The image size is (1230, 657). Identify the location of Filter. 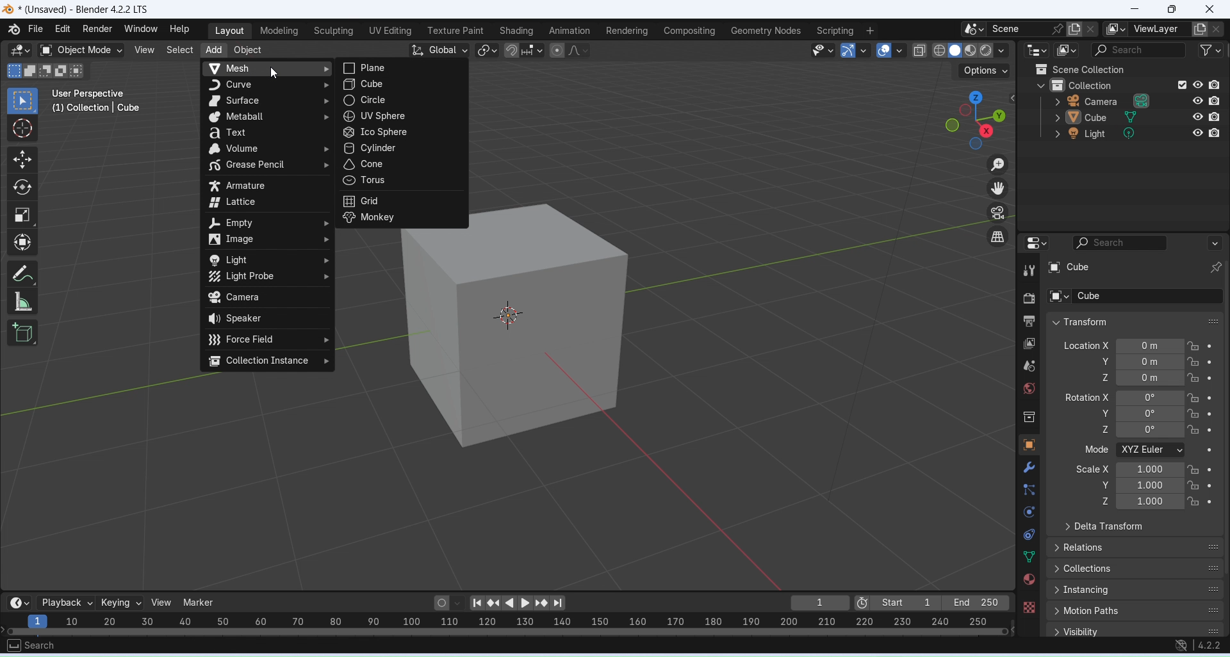
(1208, 50).